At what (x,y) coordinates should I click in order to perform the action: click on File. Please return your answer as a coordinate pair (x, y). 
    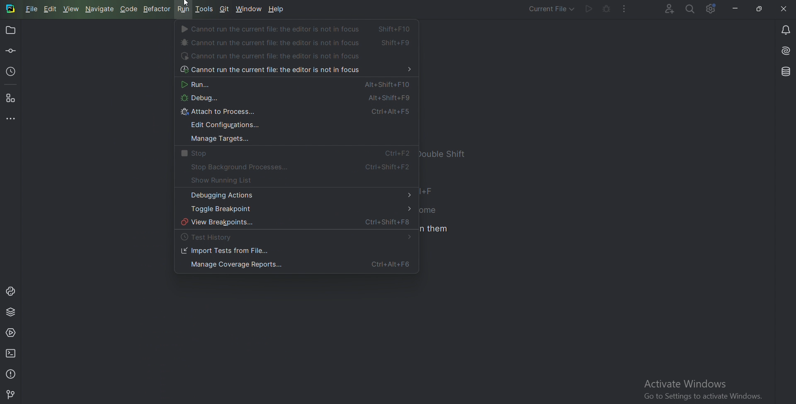
    Looking at the image, I should click on (32, 8).